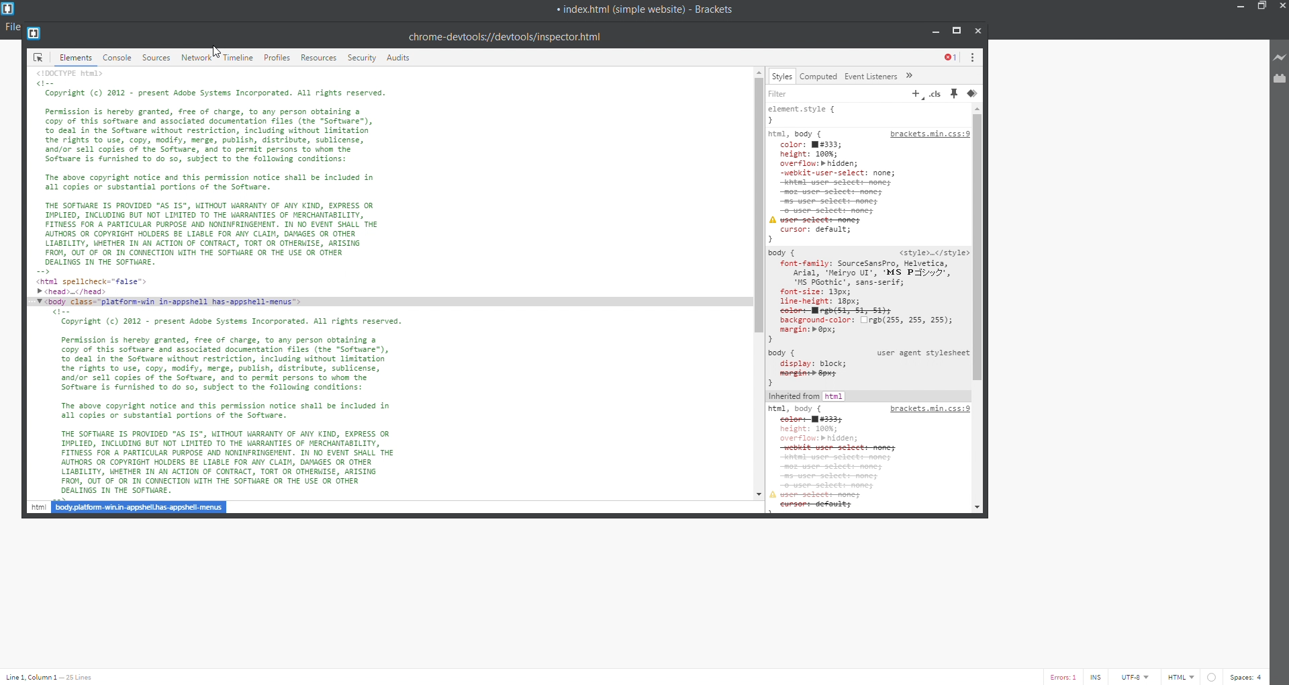  What do you see at coordinates (1281, 7) in the screenshot?
I see `close` at bounding box center [1281, 7].